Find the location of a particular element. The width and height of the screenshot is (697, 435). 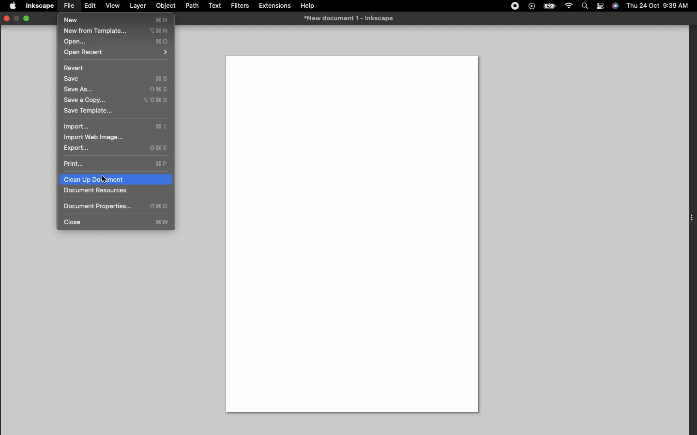

cursor is located at coordinates (105, 178).